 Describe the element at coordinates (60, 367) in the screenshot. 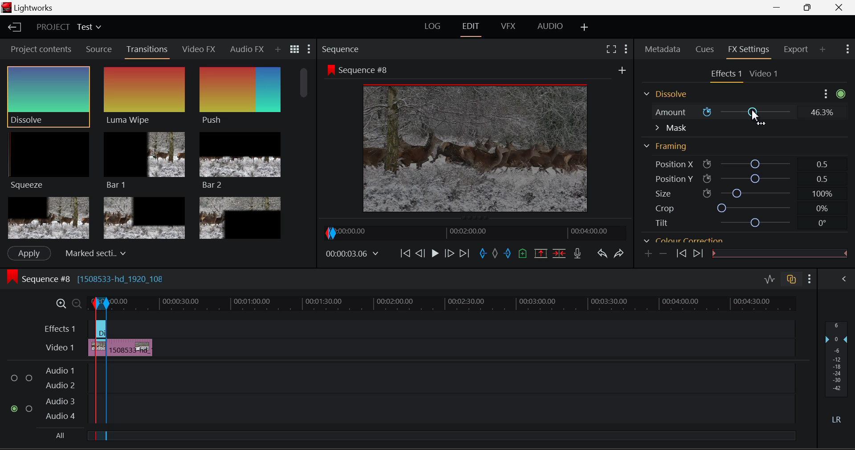

I see `Audio 1` at that location.